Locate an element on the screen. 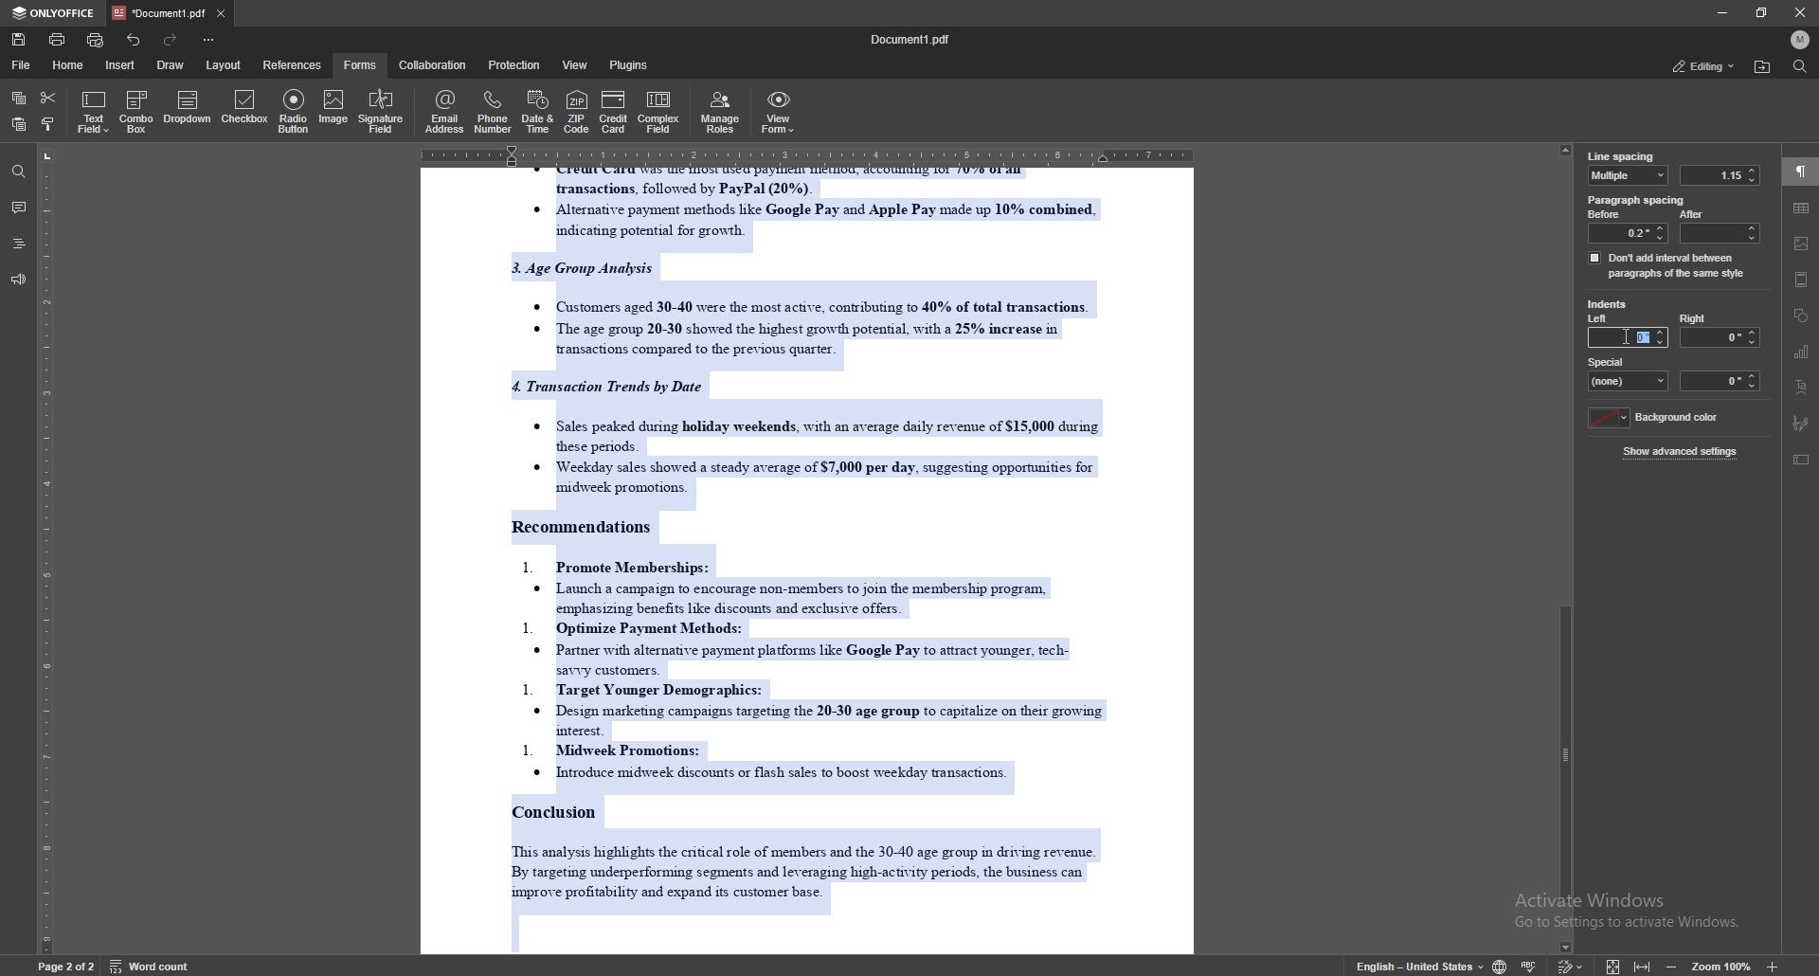  save is located at coordinates (19, 40).